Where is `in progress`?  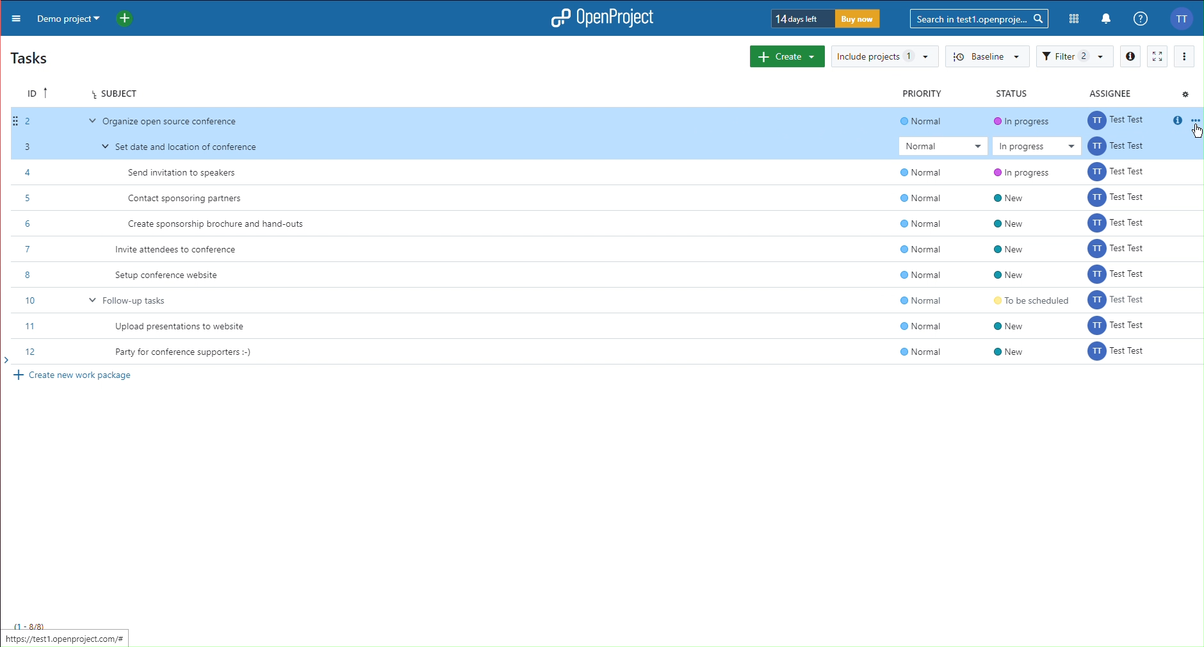
in progress is located at coordinates (1016, 149).